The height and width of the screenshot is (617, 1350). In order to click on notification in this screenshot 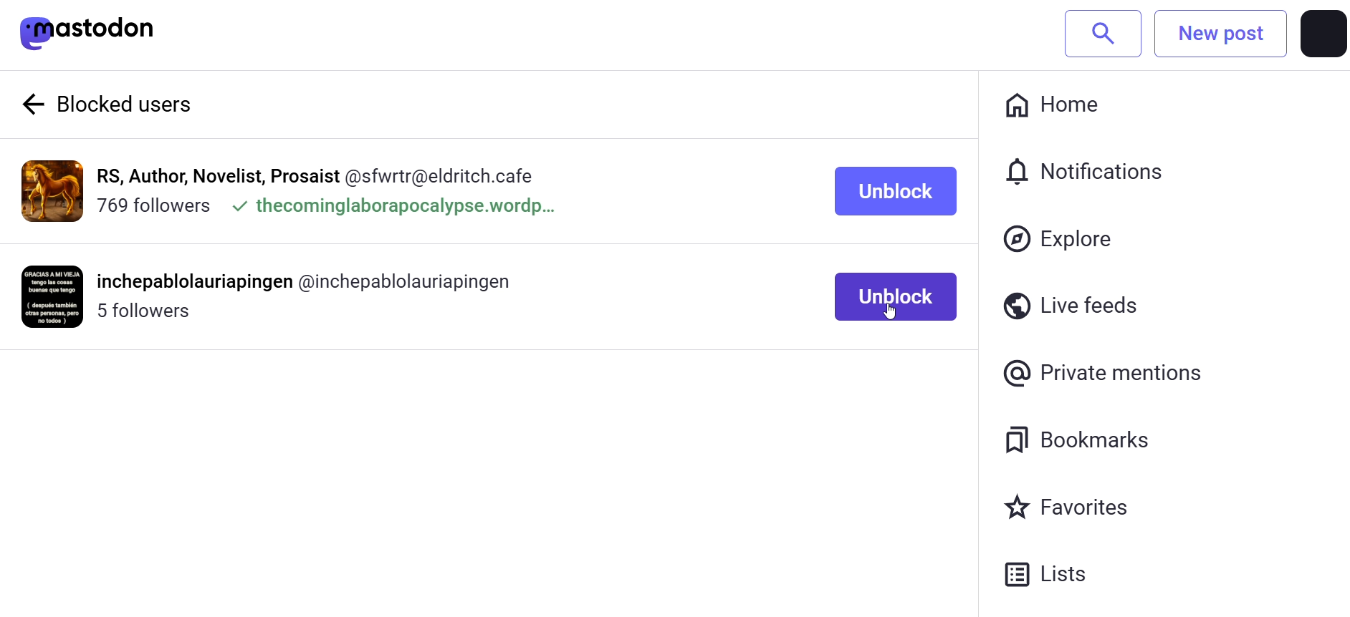, I will do `click(1081, 168)`.